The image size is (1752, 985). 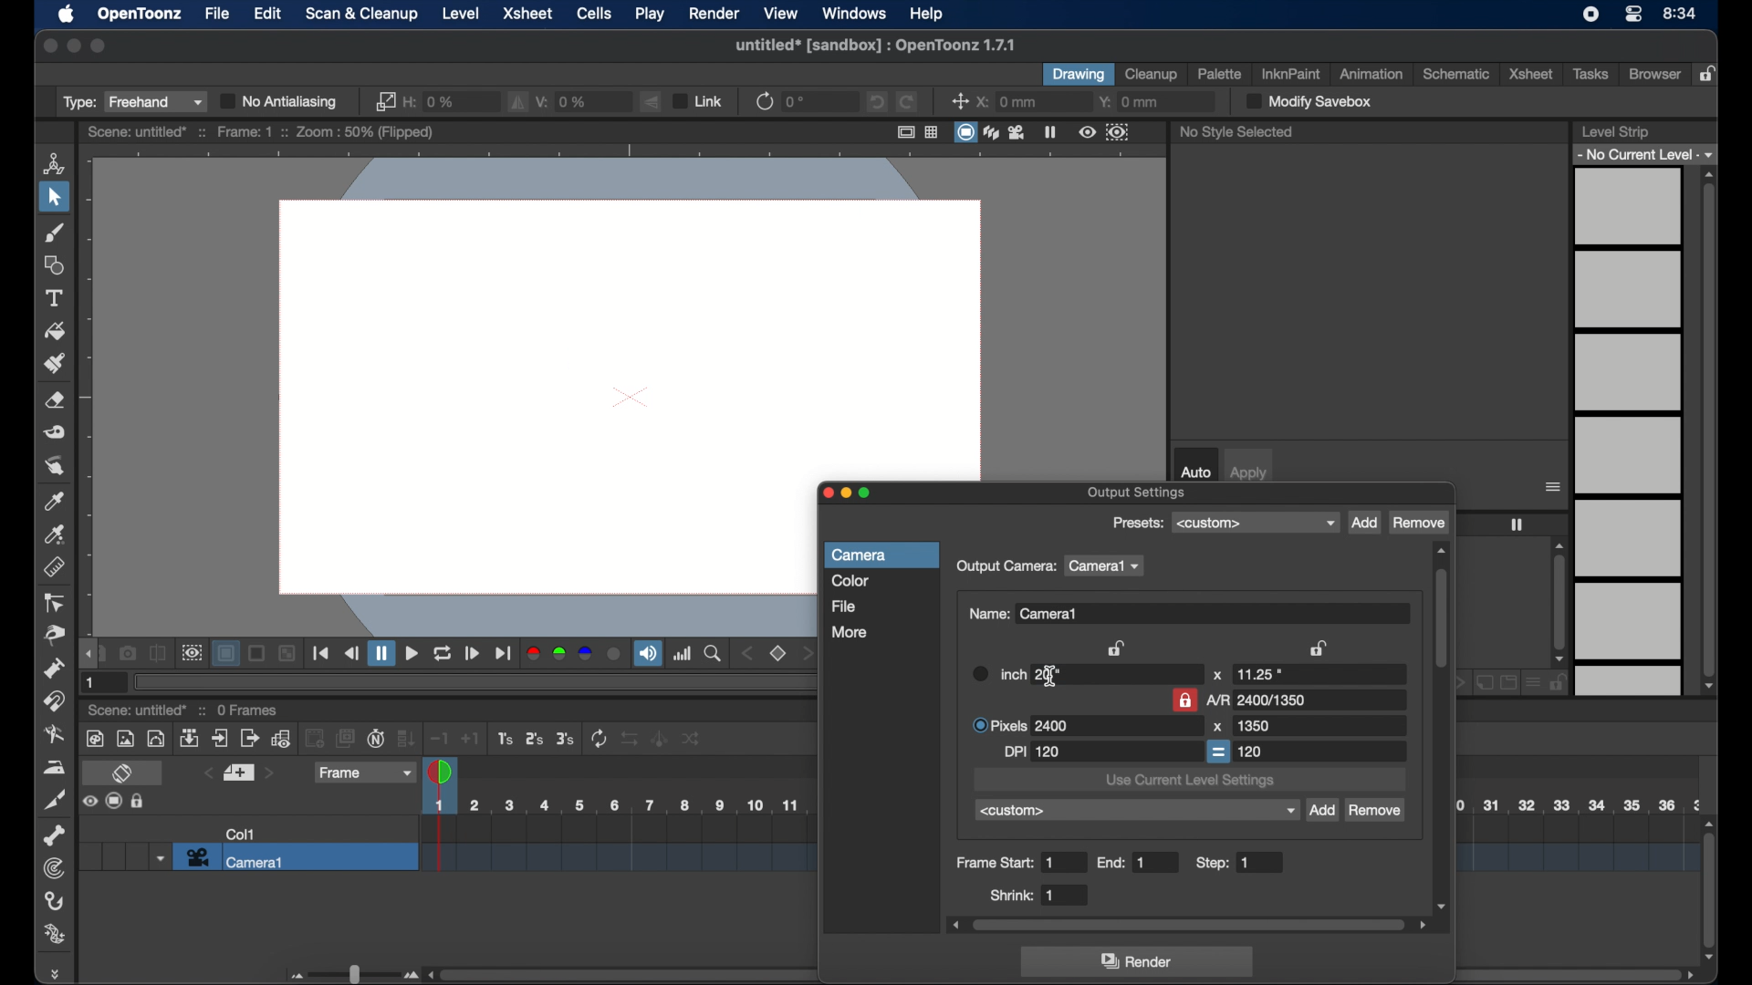 What do you see at coordinates (250, 710) in the screenshot?
I see `` at bounding box center [250, 710].